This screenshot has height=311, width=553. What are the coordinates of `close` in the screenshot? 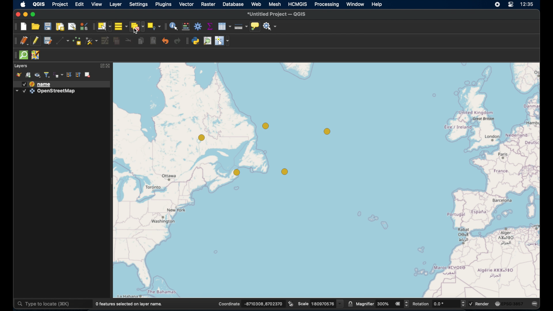 It's located at (109, 66).